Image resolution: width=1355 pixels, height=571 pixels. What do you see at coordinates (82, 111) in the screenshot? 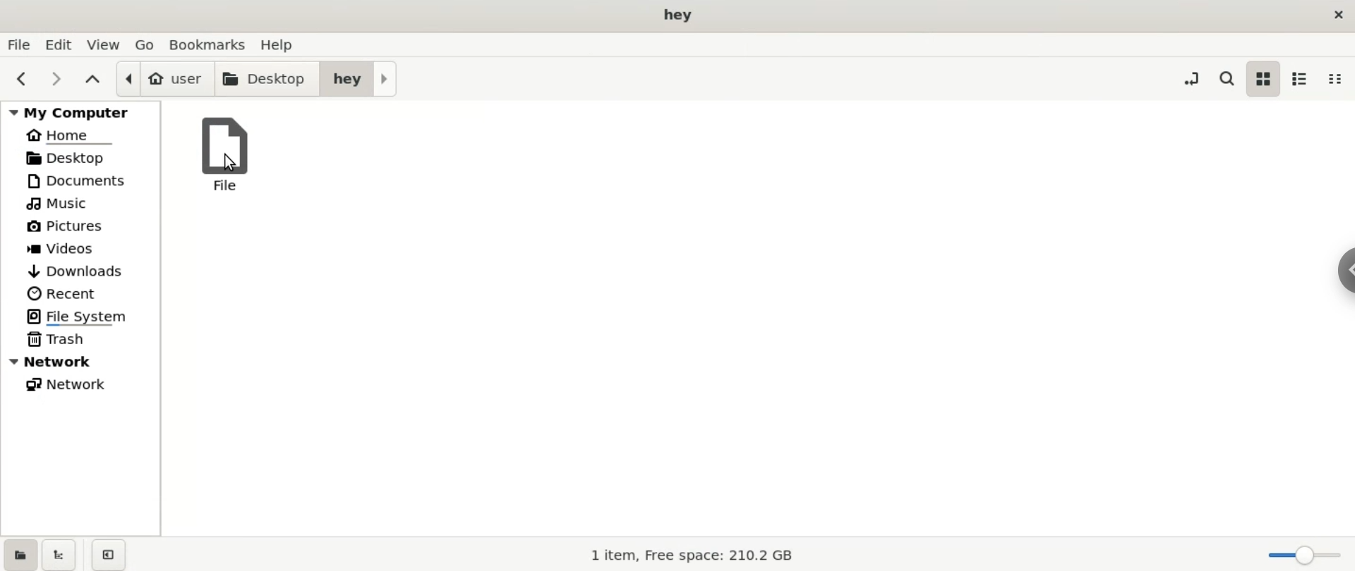
I see `mycomputre` at bounding box center [82, 111].